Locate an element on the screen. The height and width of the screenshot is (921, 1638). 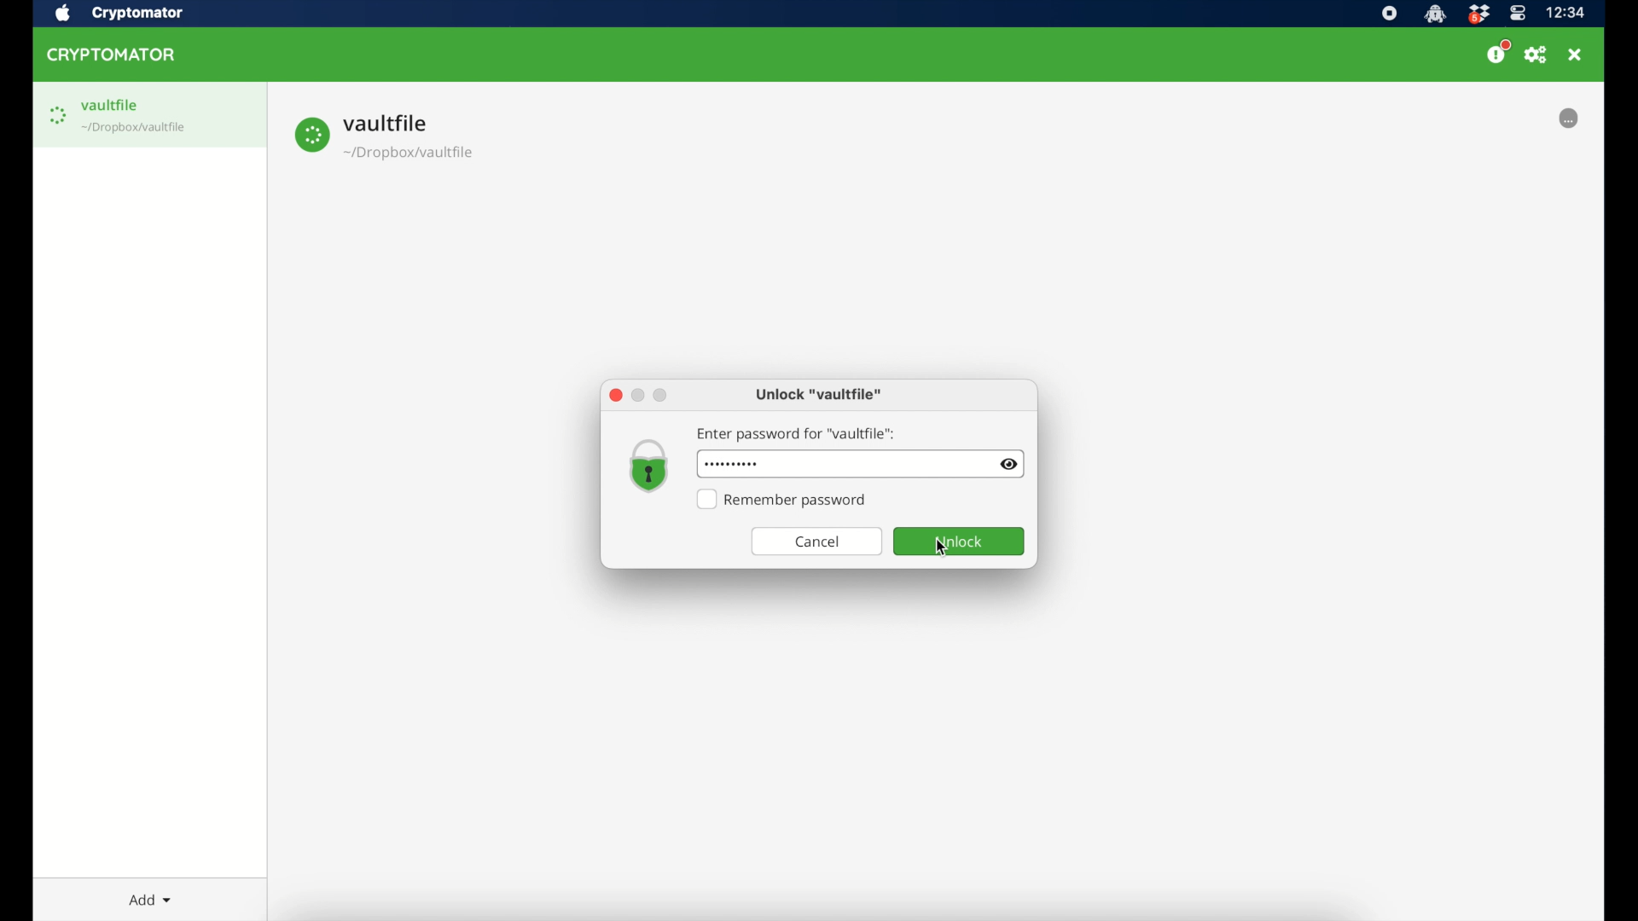
control center is located at coordinates (1516, 13).